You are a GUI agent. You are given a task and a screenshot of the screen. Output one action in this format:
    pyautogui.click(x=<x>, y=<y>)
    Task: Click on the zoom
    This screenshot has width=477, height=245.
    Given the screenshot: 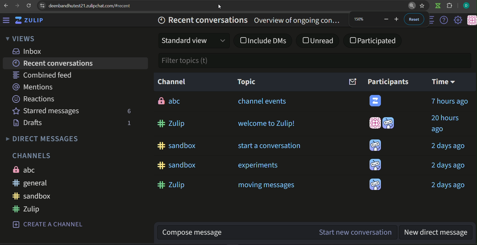 What is the action you would take?
    pyautogui.click(x=411, y=6)
    